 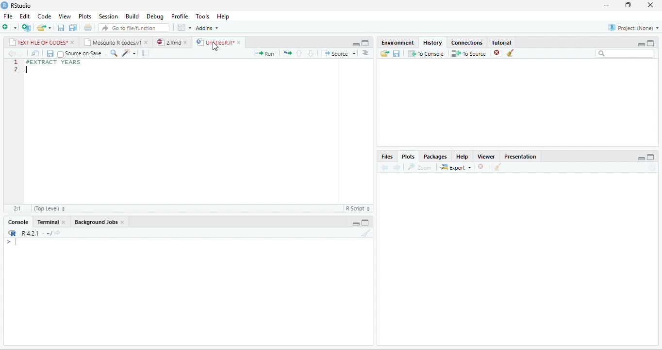 What do you see at coordinates (64, 222) in the screenshot?
I see `close` at bounding box center [64, 222].